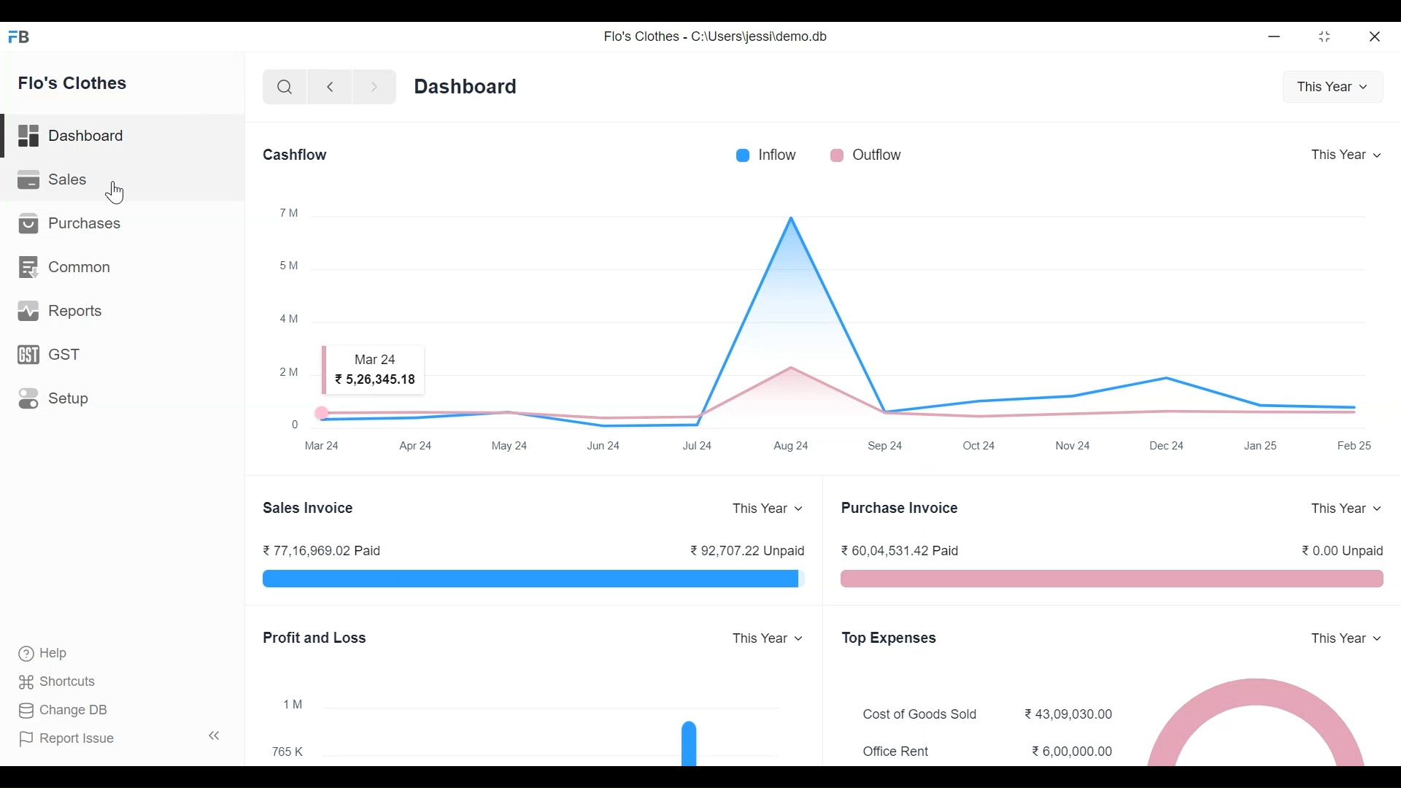  Describe the element at coordinates (62, 681) in the screenshot. I see `' Shortcuts` at that location.